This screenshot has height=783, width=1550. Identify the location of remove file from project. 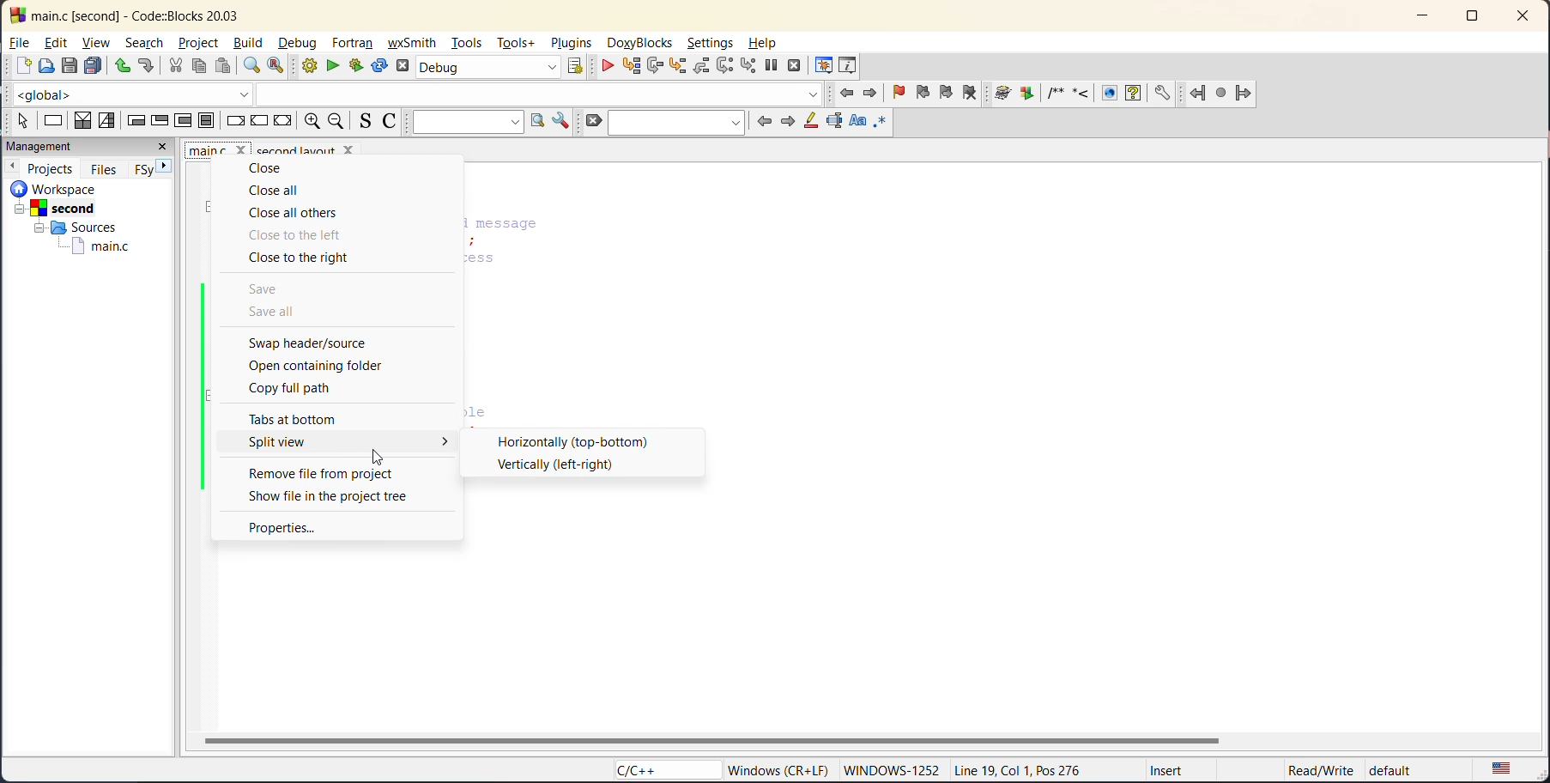
(319, 472).